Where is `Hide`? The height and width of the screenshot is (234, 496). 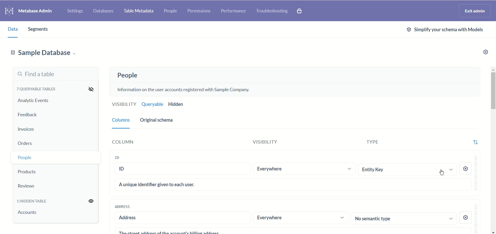
Hide is located at coordinates (89, 89).